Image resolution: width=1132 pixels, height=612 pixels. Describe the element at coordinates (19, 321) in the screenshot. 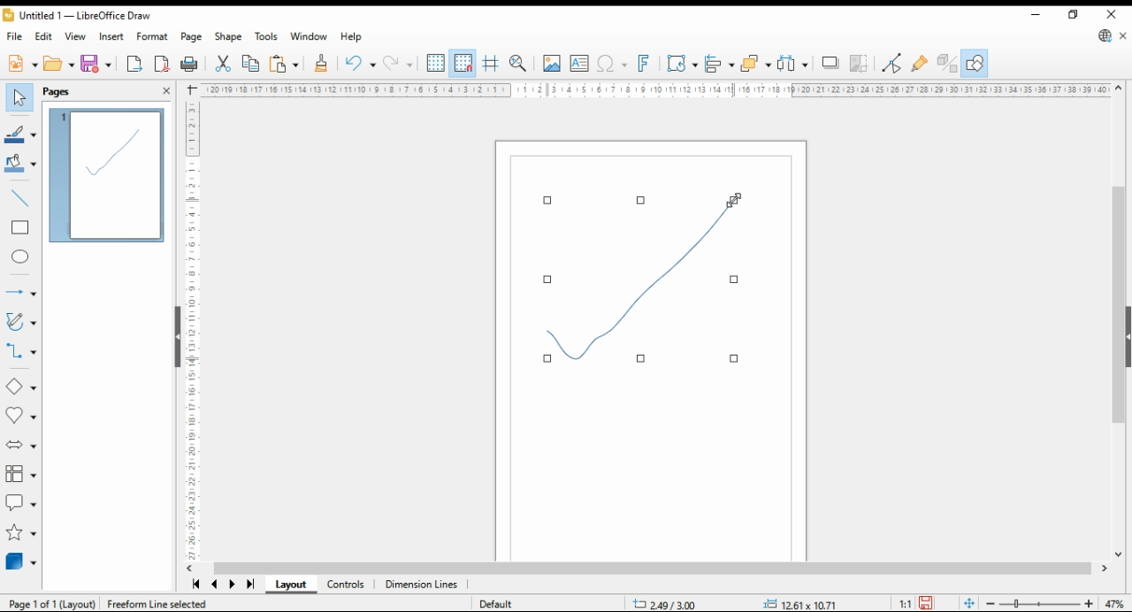

I see `curves and polygons` at that location.